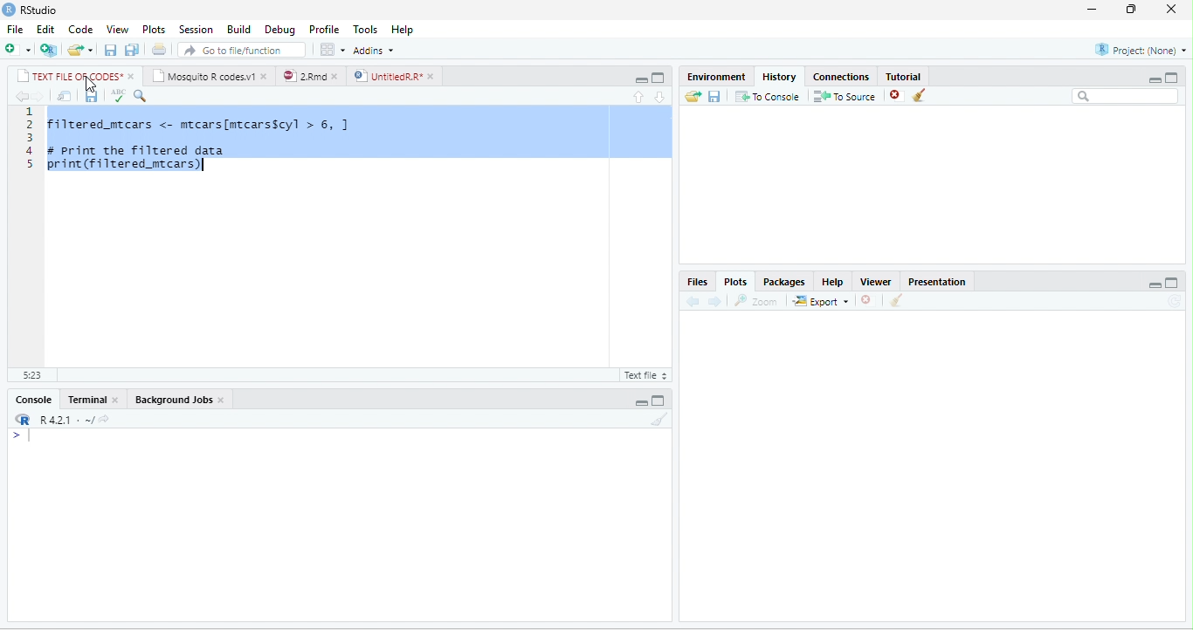 The image size is (1193, 630). I want to click on new file, so click(18, 49).